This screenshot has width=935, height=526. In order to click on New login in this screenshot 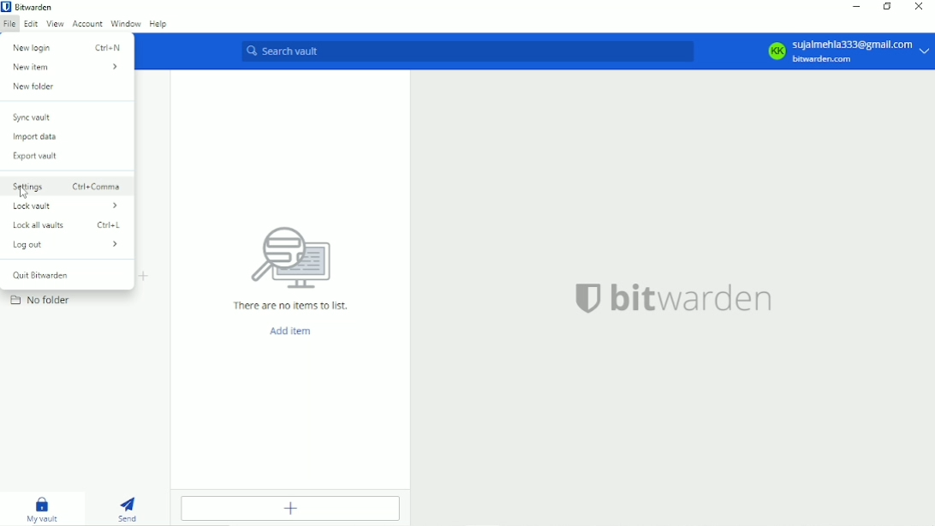, I will do `click(68, 47)`.